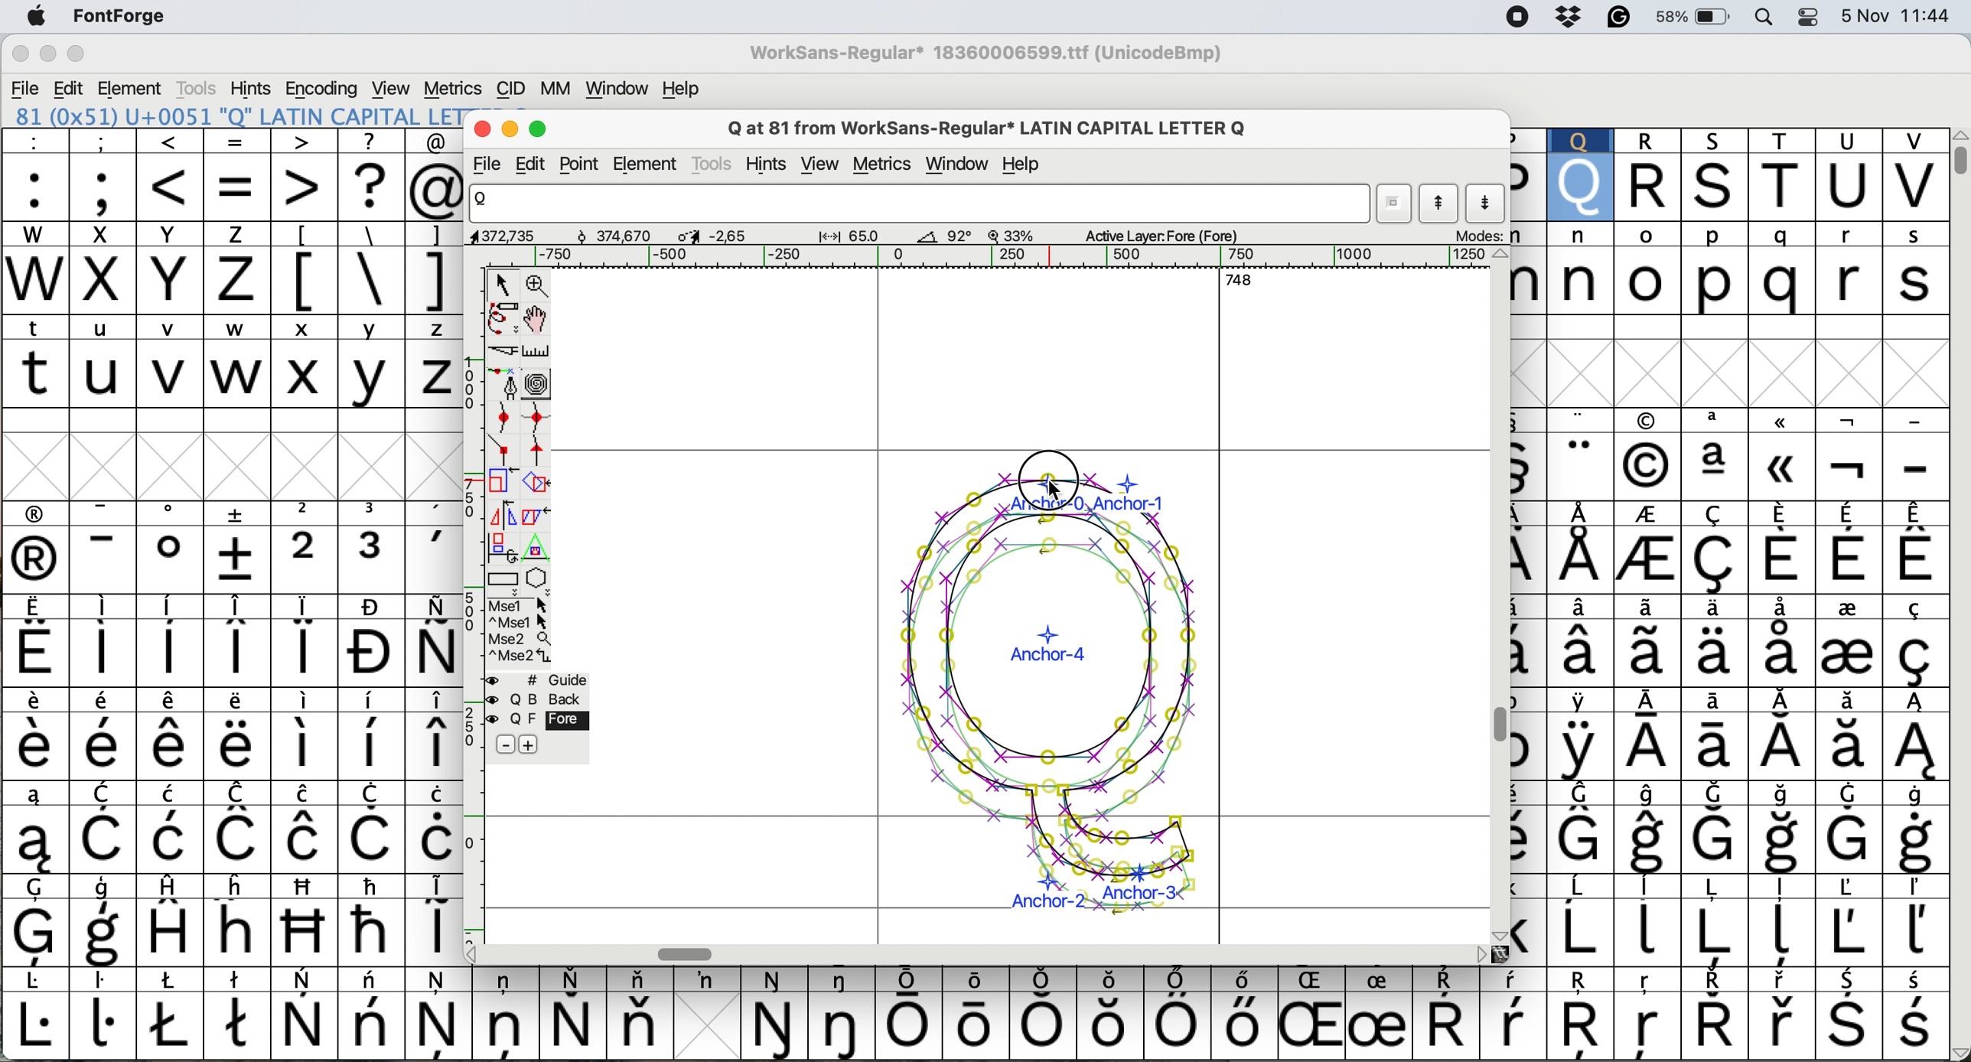  Describe the element at coordinates (1230, 279) in the screenshot. I see `horizontal scroll bar` at that location.